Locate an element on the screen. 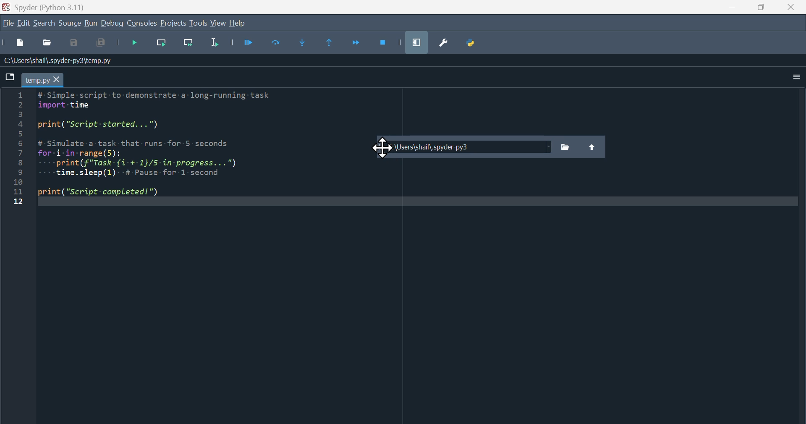 The width and height of the screenshot is (806, 424). Open file is located at coordinates (47, 44).